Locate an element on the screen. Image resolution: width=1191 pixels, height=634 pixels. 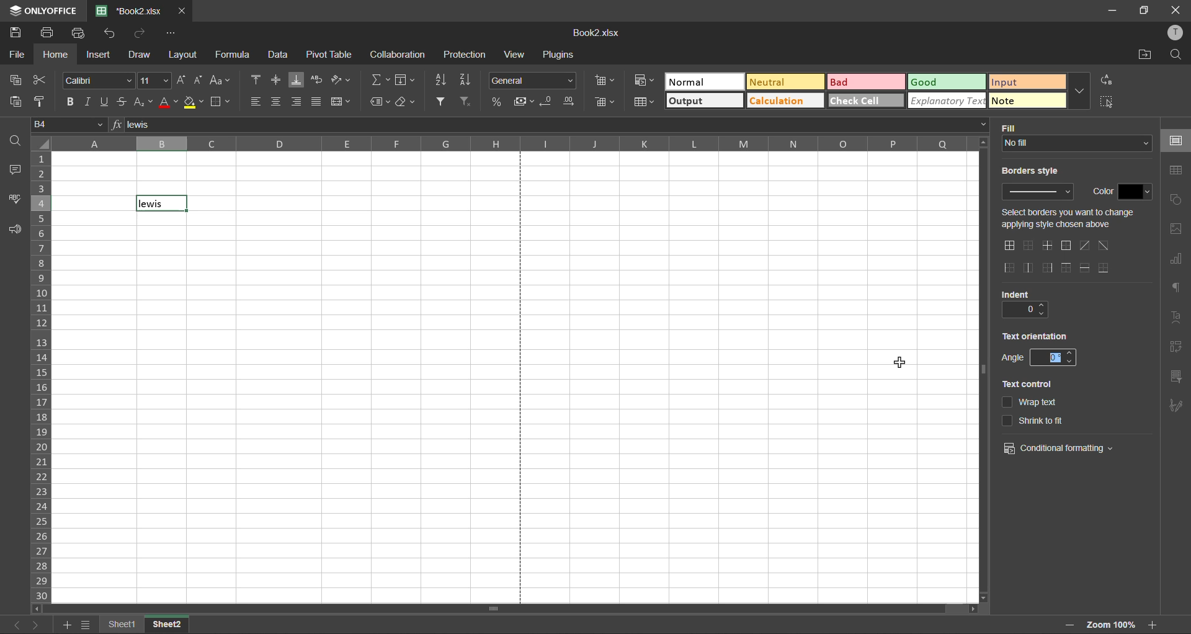
shapes is located at coordinates (1175, 201).